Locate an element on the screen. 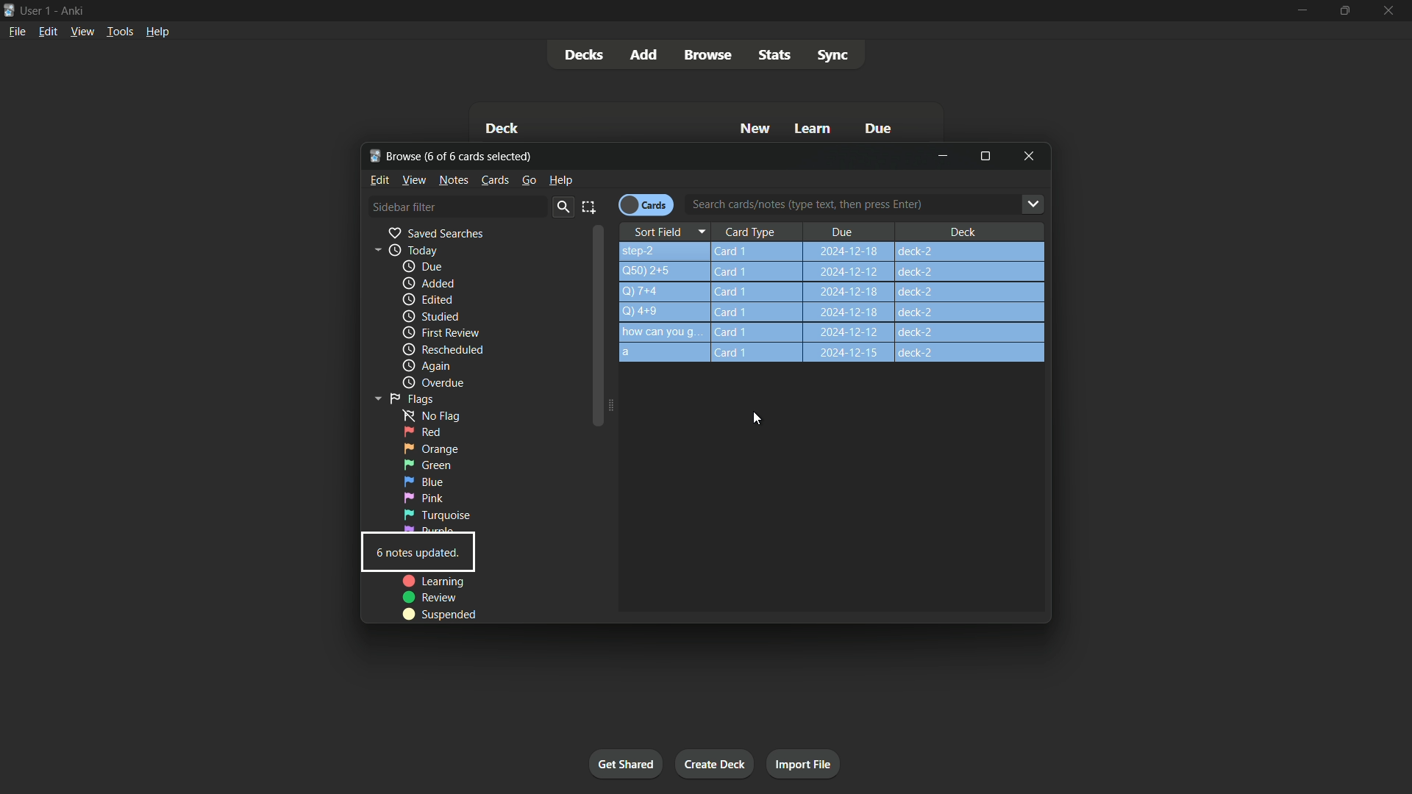 Image resolution: width=1412 pixels, height=794 pixels. Decks is located at coordinates (585, 55).